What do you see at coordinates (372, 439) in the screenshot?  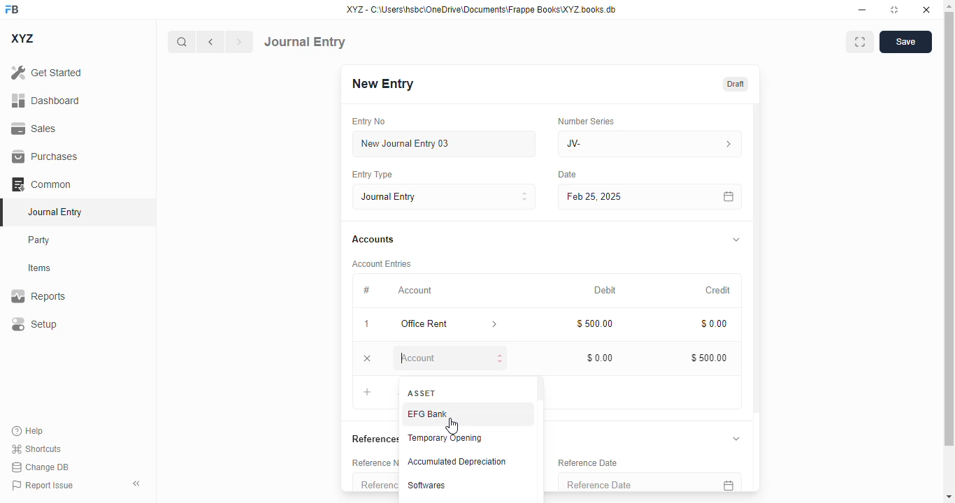 I see `references` at bounding box center [372, 439].